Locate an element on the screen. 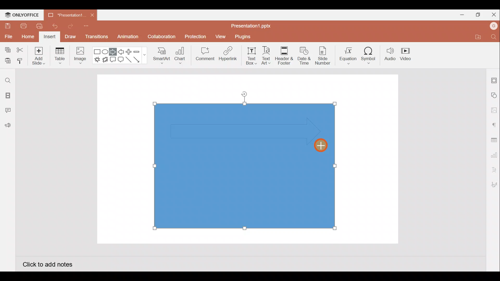 The width and height of the screenshot is (500, 281). Minus is located at coordinates (139, 51).